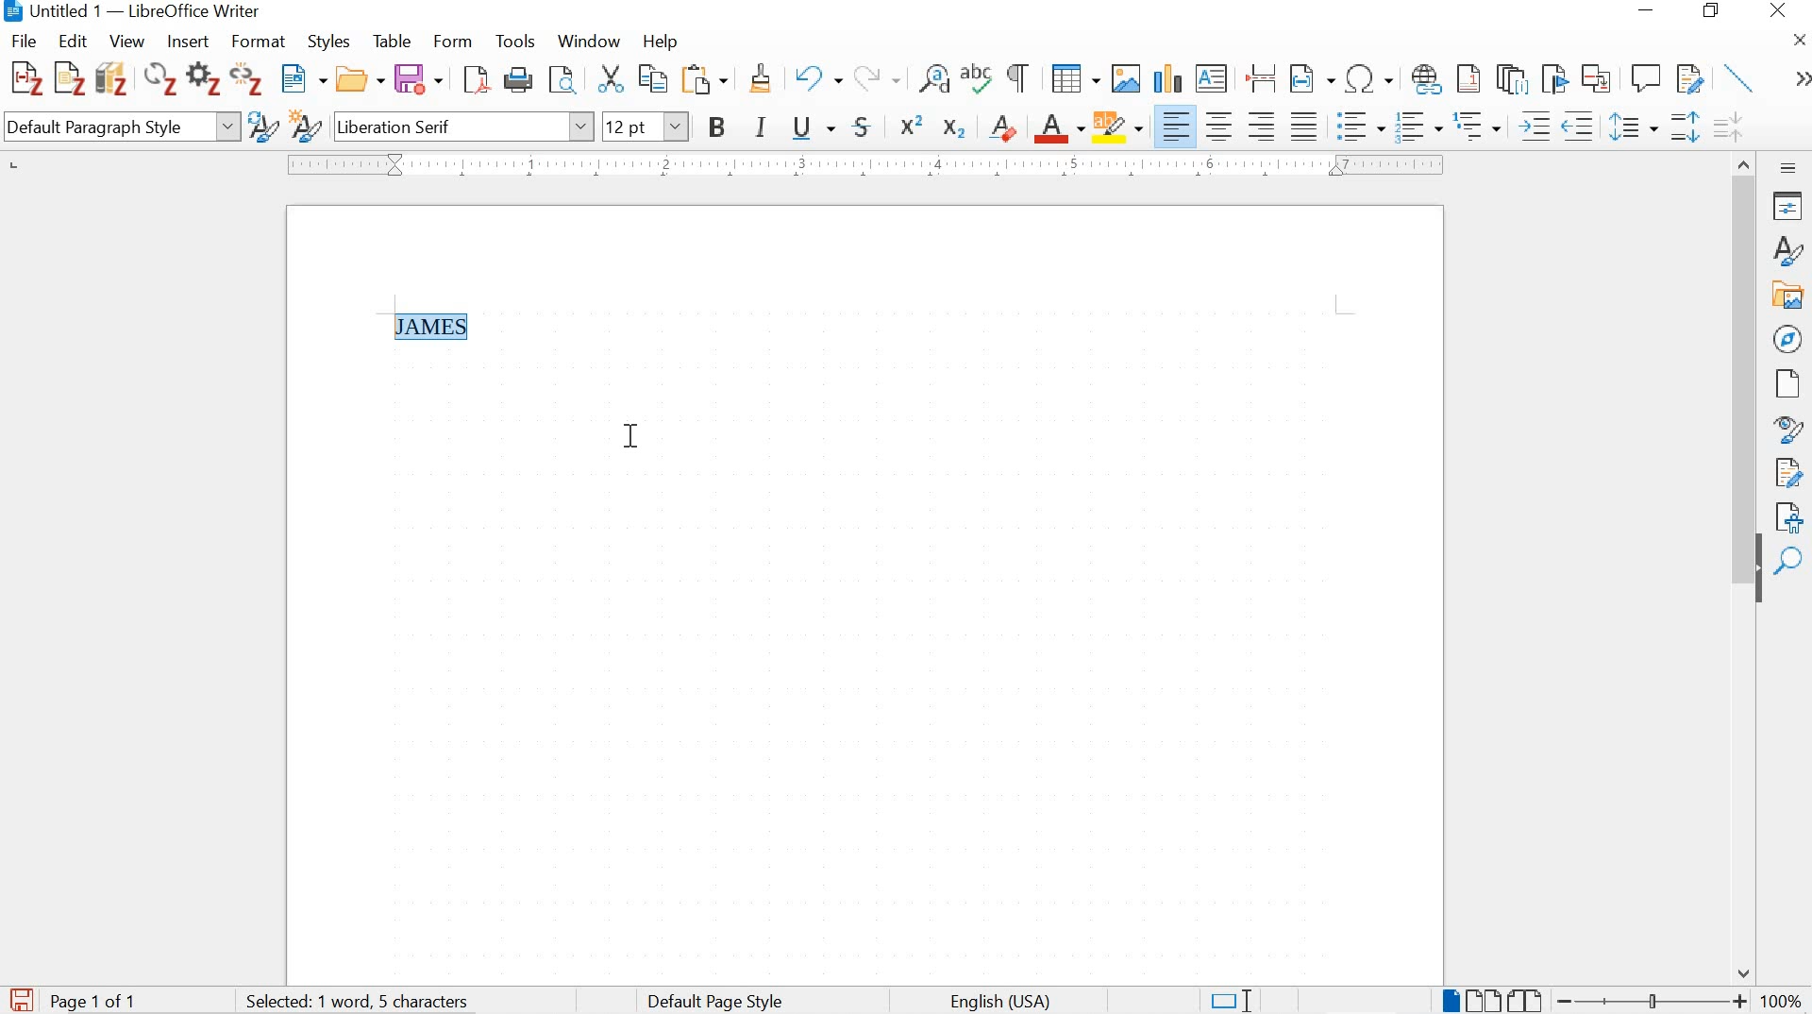  What do you see at coordinates (1261, 76) in the screenshot?
I see `insert page break` at bounding box center [1261, 76].